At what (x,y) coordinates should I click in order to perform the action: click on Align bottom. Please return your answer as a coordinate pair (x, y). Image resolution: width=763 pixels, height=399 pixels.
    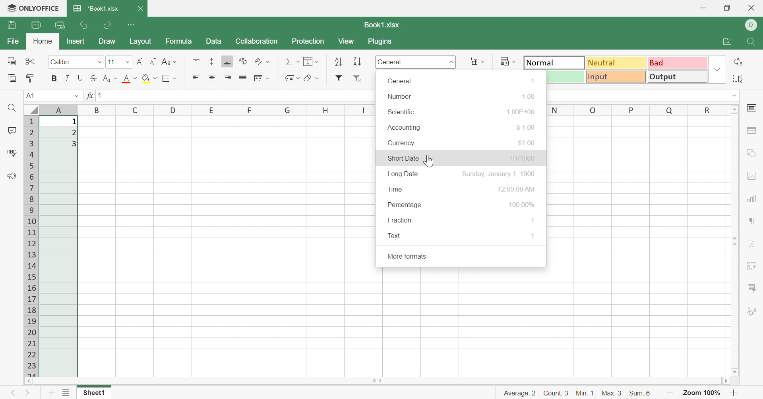
    Looking at the image, I should click on (227, 61).